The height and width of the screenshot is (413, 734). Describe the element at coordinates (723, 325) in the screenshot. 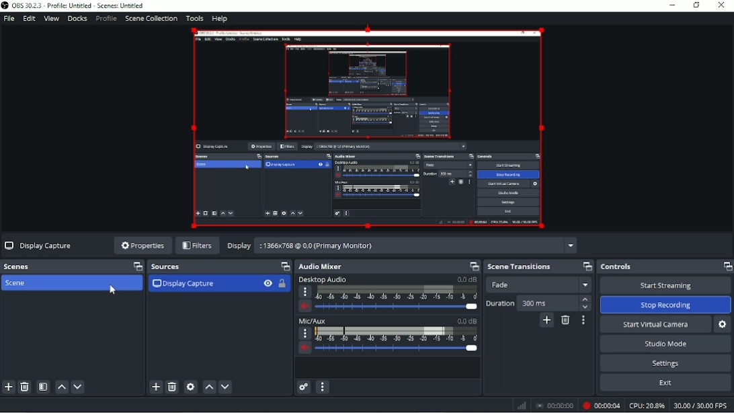

I see `Configure virtual camera` at that location.